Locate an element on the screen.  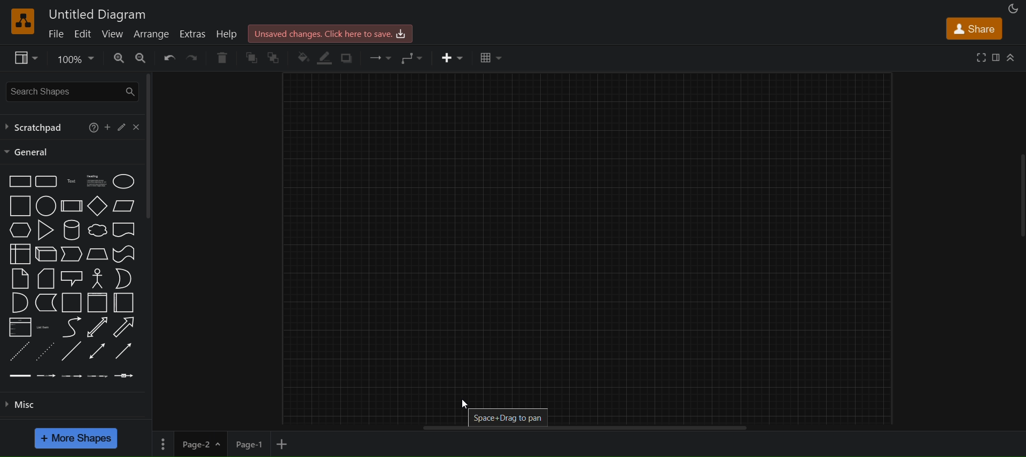
zoom out is located at coordinates (142, 58).